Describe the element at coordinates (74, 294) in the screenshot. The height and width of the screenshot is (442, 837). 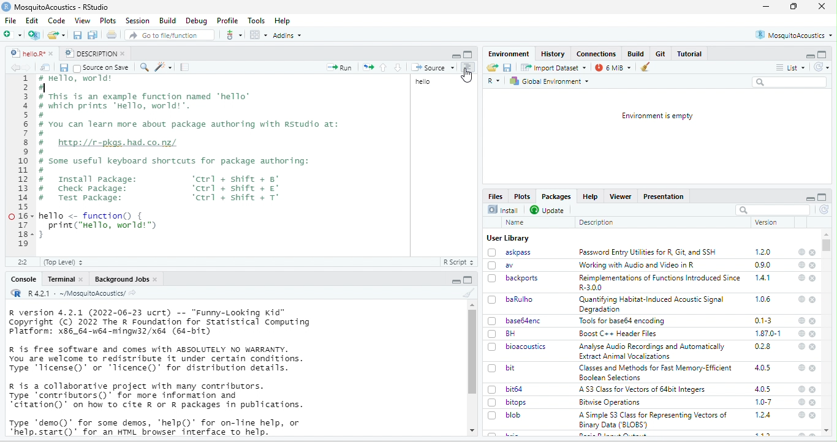
I see `R 4.2.1 : ~/MosquitoAcoustics/` at that location.